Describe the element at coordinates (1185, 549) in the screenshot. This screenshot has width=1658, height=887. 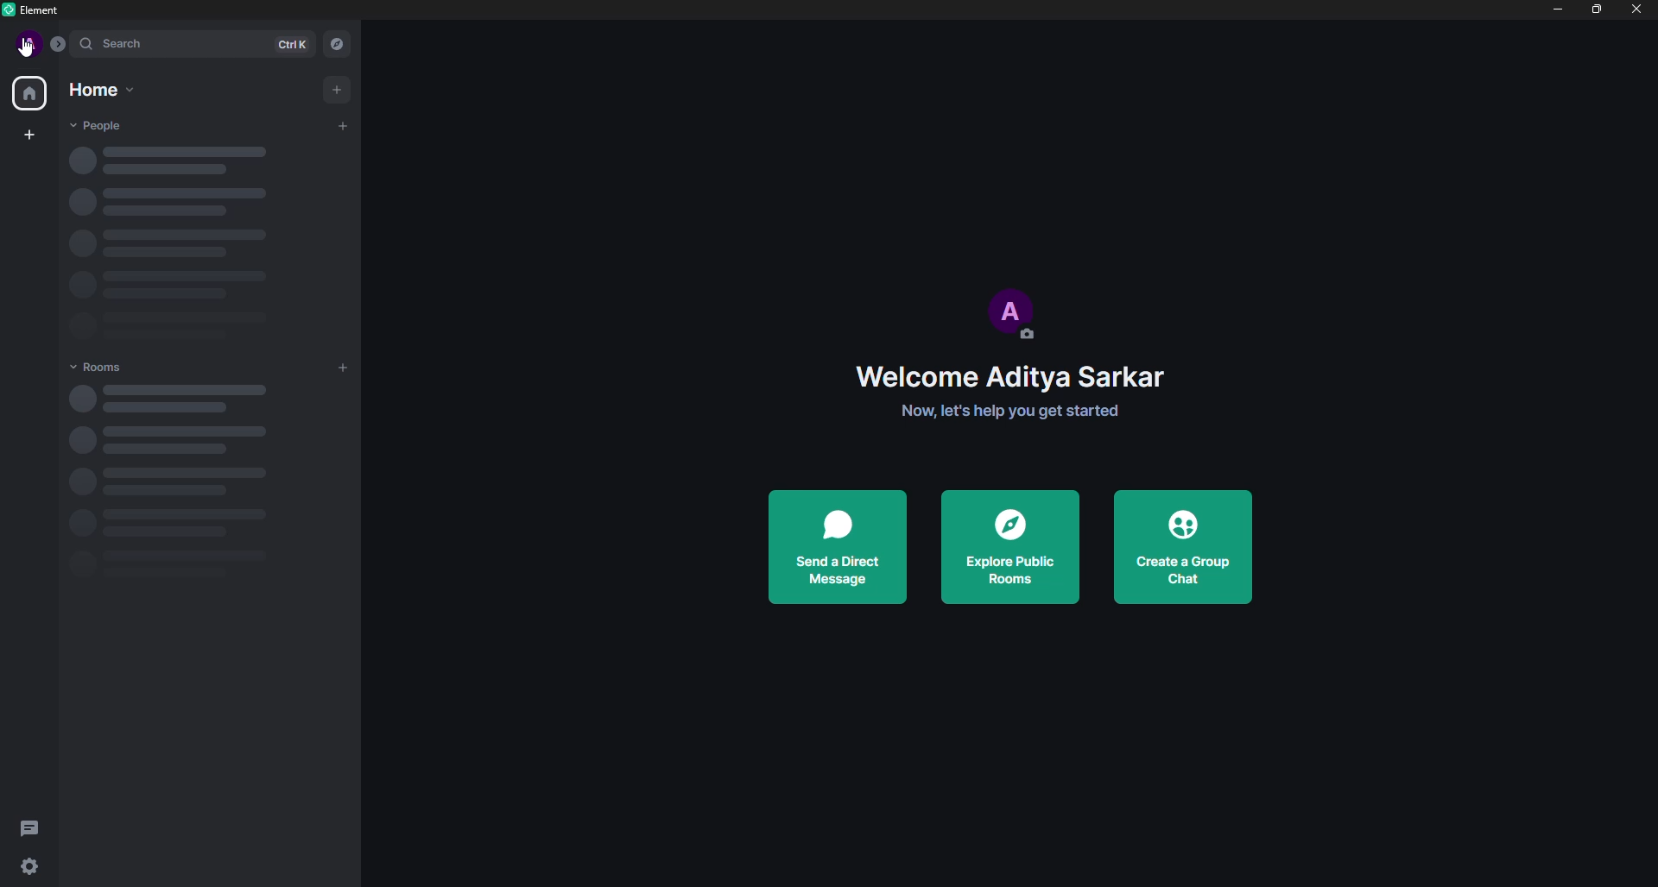
I see `create a group chat` at that location.